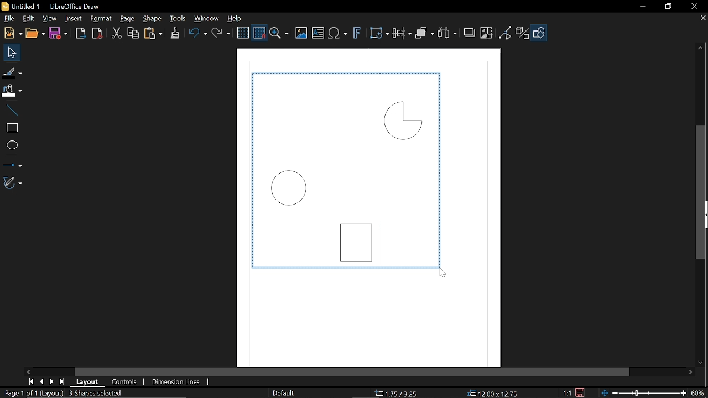  What do you see at coordinates (14, 163) in the screenshot?
I see `Lines and arrows` at bounding box center [14, 163].